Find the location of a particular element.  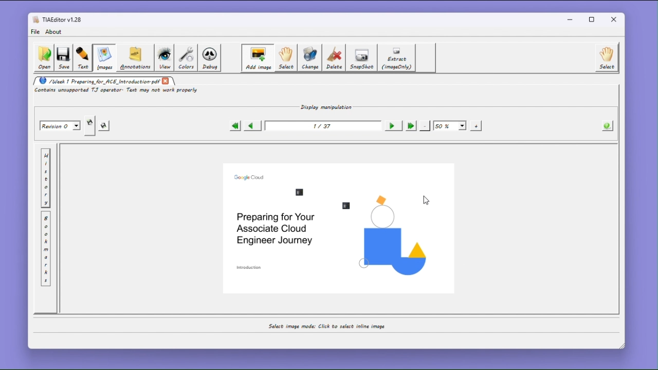

Open is located at coordinates (43, 58).